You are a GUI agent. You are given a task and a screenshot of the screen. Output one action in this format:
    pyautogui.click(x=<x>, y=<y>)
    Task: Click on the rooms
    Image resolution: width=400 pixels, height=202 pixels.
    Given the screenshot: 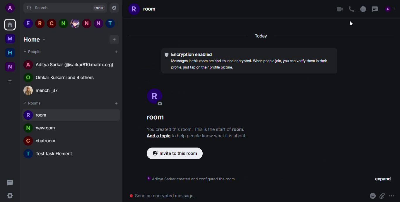 What is the action you would take?
    pyautogui.click(x=33, y=103)
    